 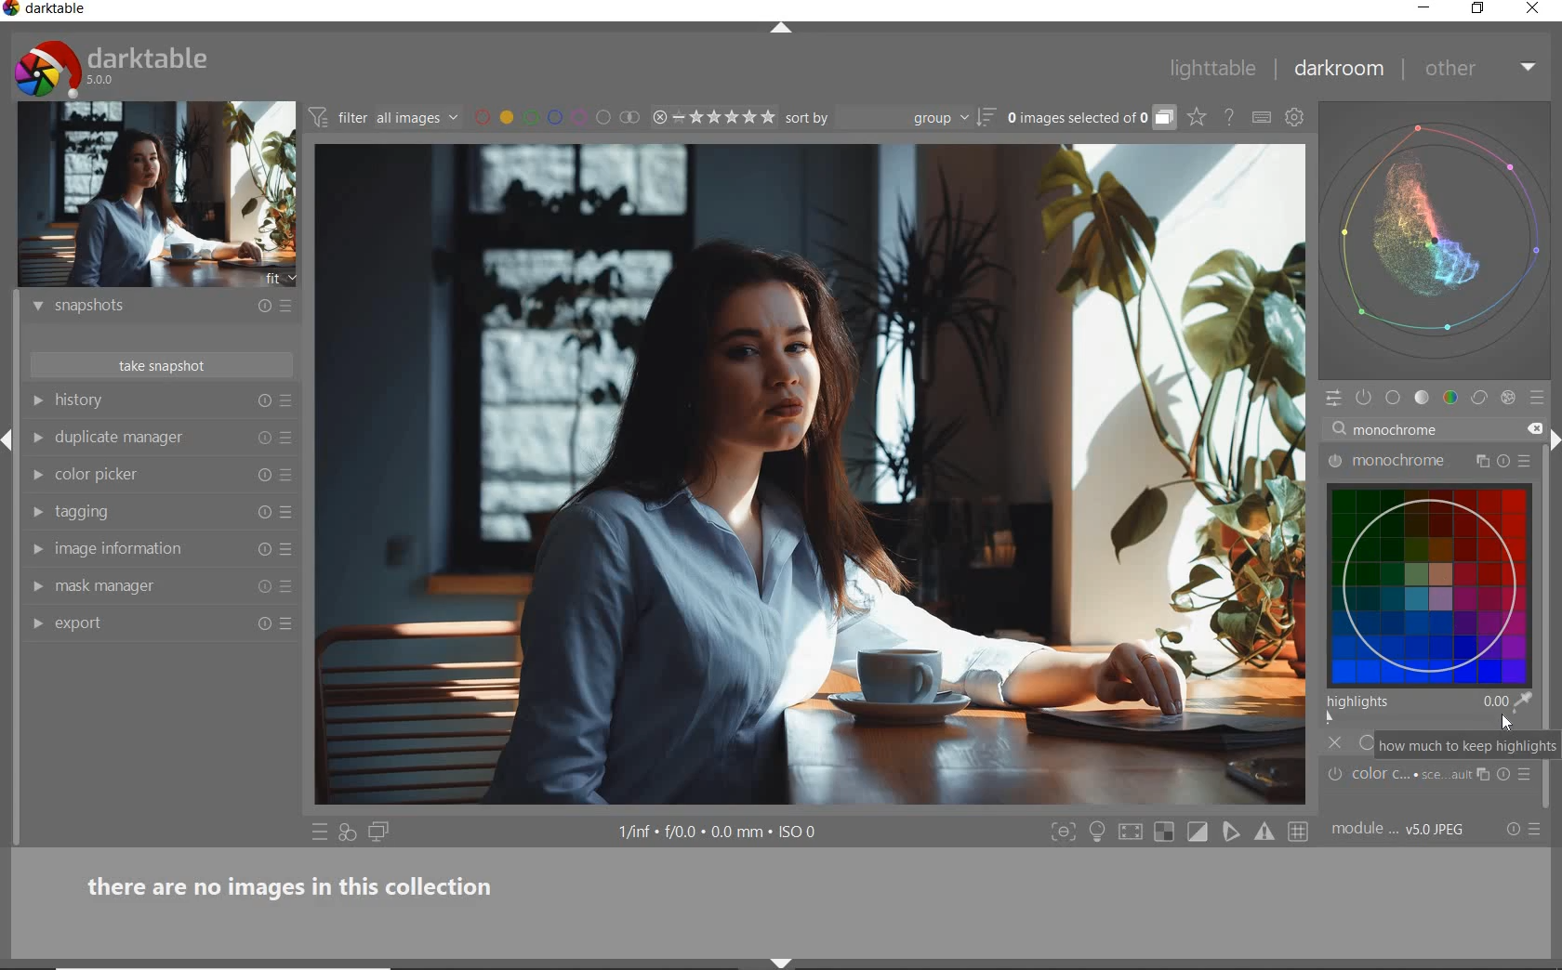 I want to click on Toggle gamut checking, so click(x=1264, y=832).